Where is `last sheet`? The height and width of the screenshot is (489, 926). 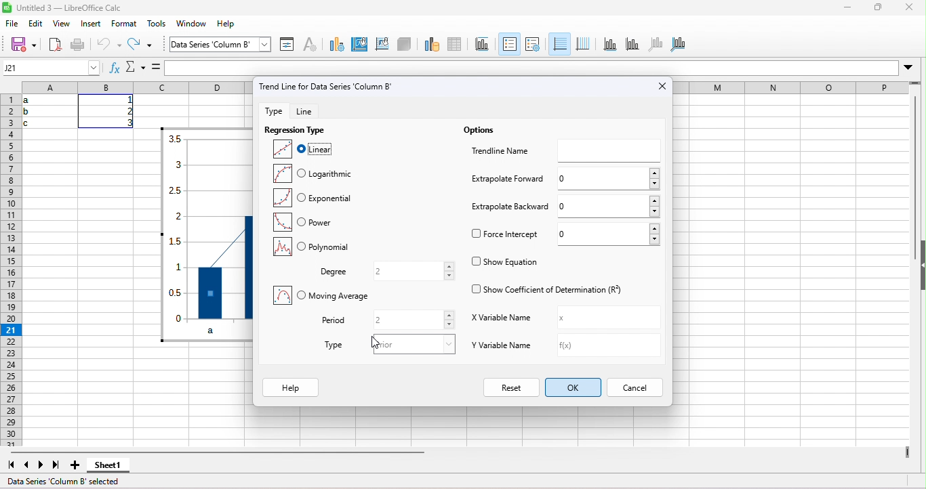
last sheet is located at coordinates (58, 467).